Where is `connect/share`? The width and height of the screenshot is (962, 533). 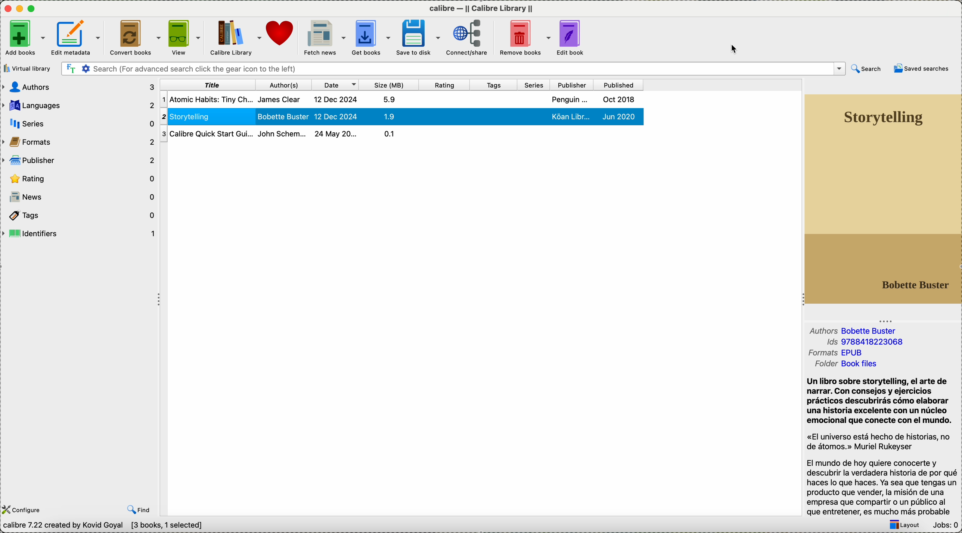
connect/share is located at coordinates (468, 38).